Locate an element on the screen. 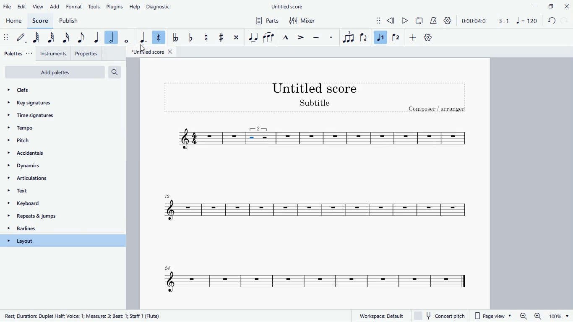 The height and width of the screenshot is (322, 573). palettes is located at coordinates (19, 54).